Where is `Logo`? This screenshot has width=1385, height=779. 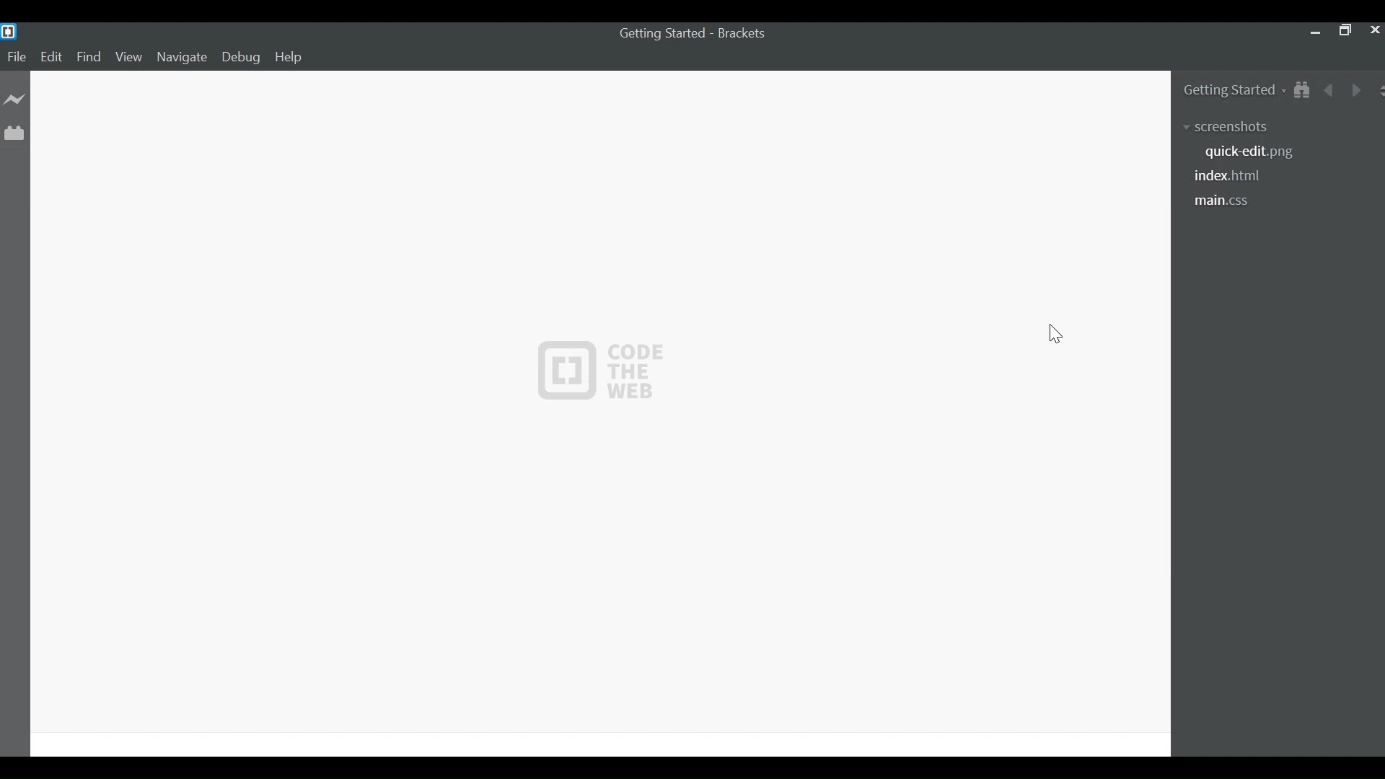 Logo is located at coordinates (599, 371).